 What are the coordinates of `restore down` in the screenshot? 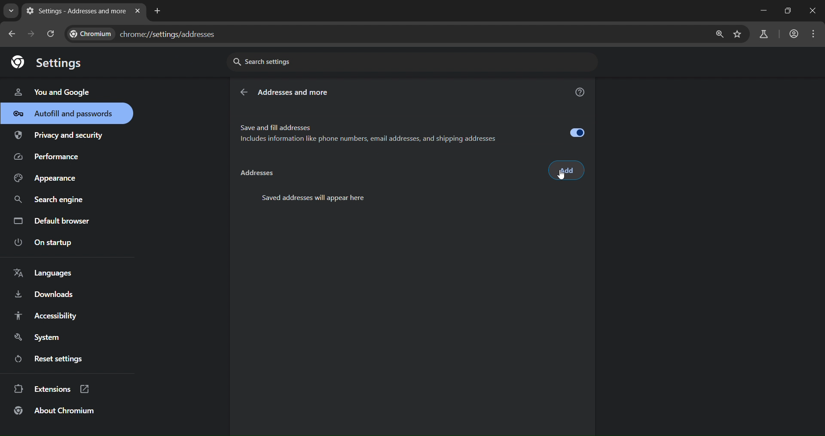 It's located at (786, 11).